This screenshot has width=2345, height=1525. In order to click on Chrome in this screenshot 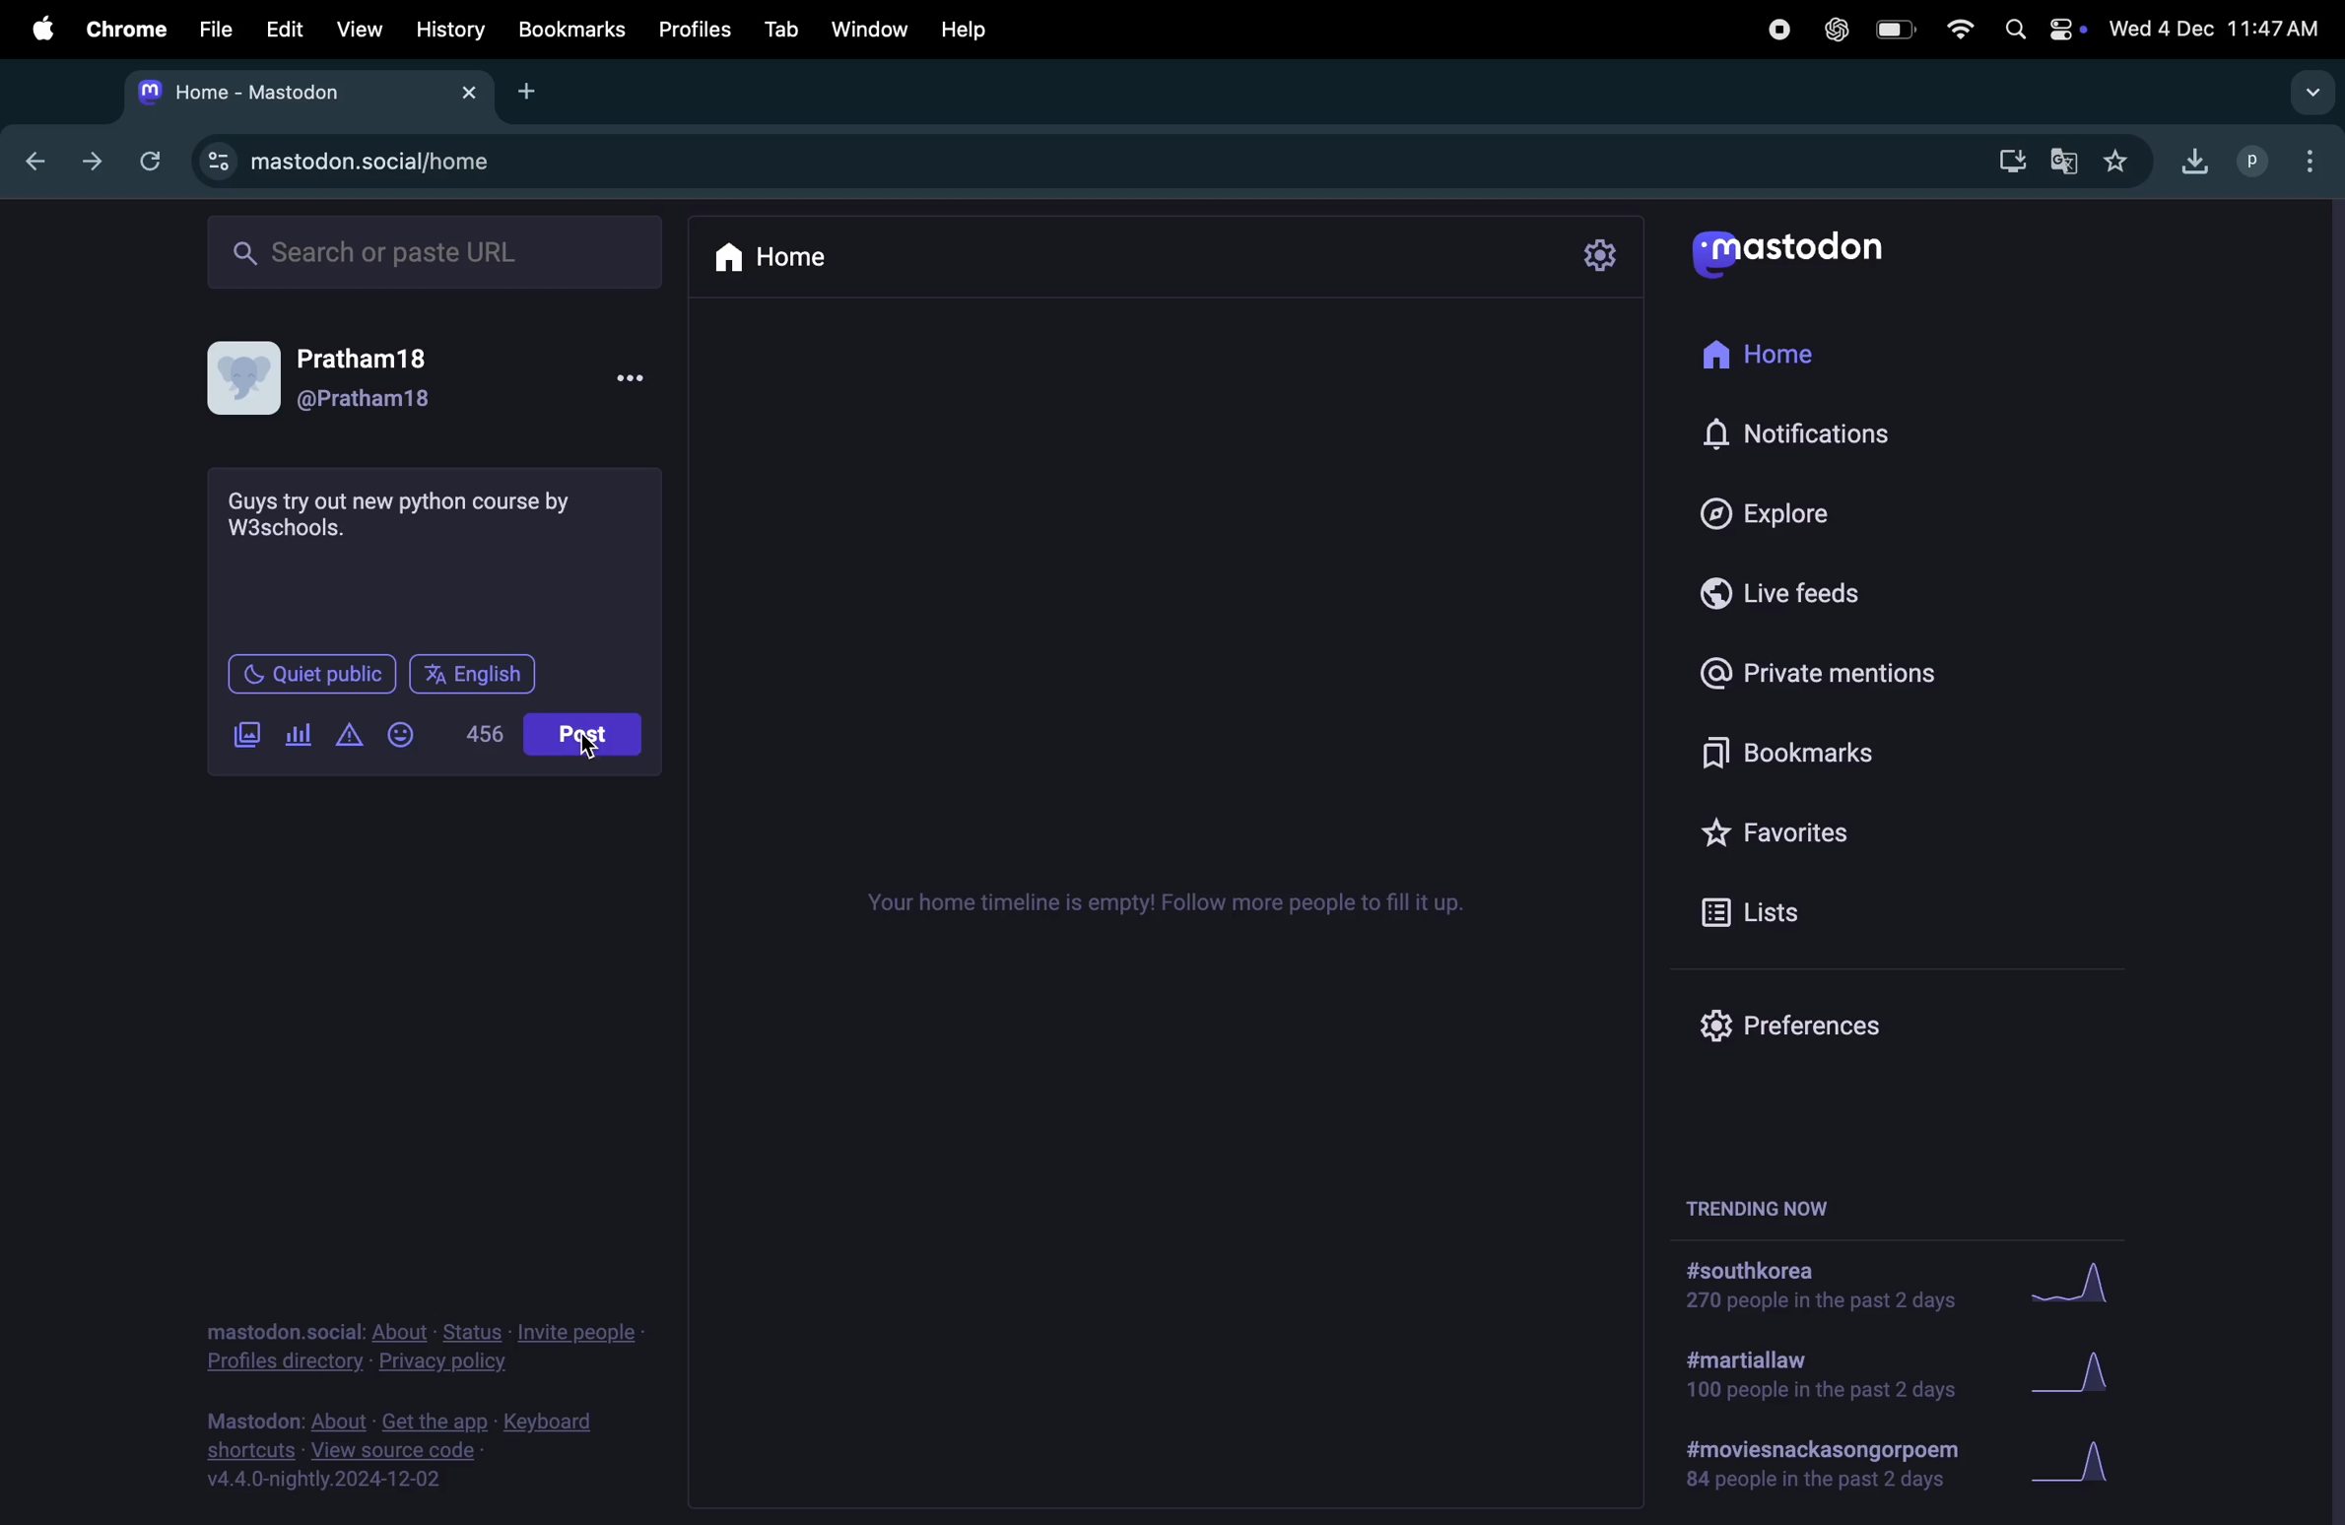, I will do `click(123, 30)`.